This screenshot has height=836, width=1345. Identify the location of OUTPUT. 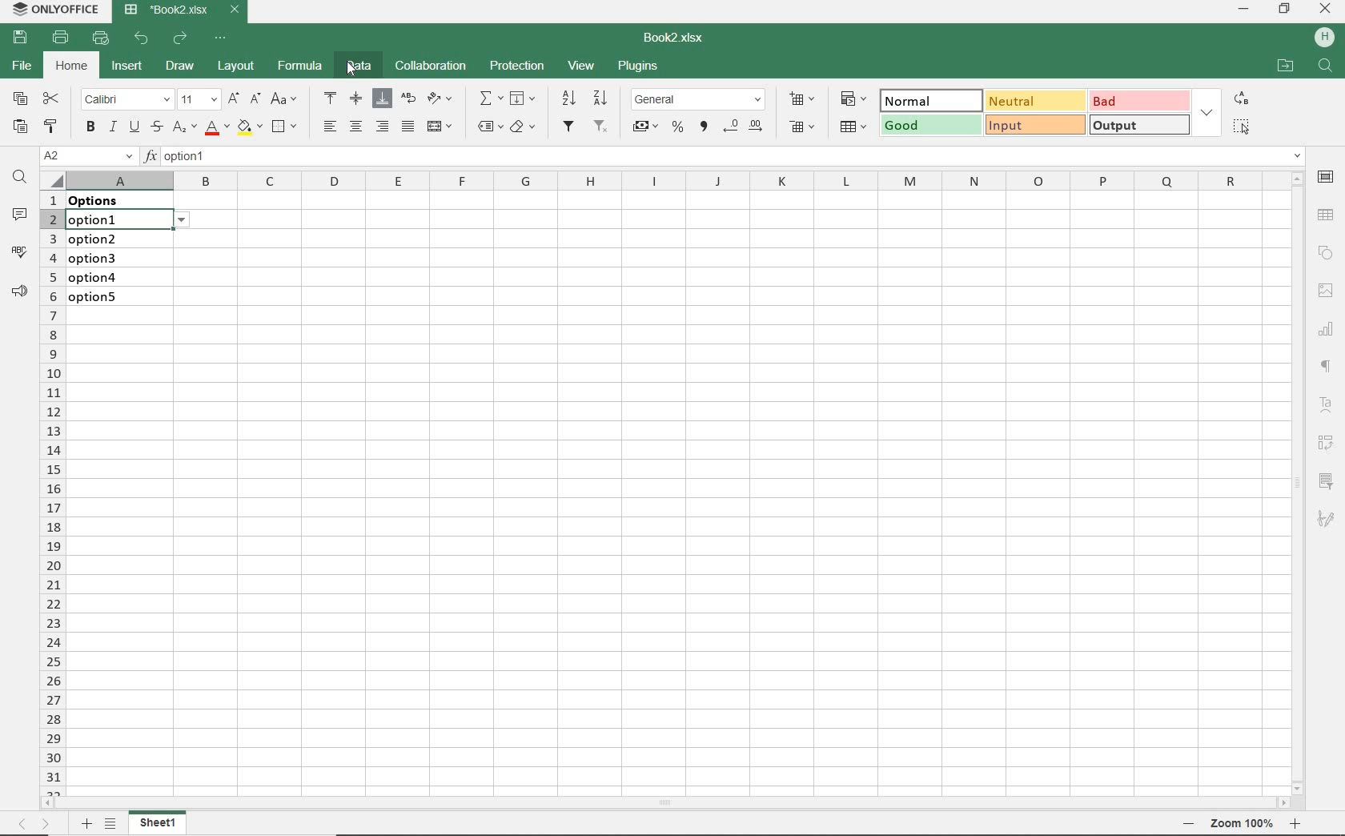
(1139, 124).